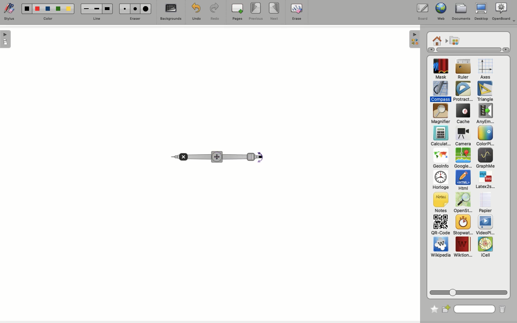 Image resolution: width=517 pixels, height=323 pixels. What do you see at coordinates (414, 39) in the screenshot?
I see `hide sidebar` at bounding box center [414, 39].